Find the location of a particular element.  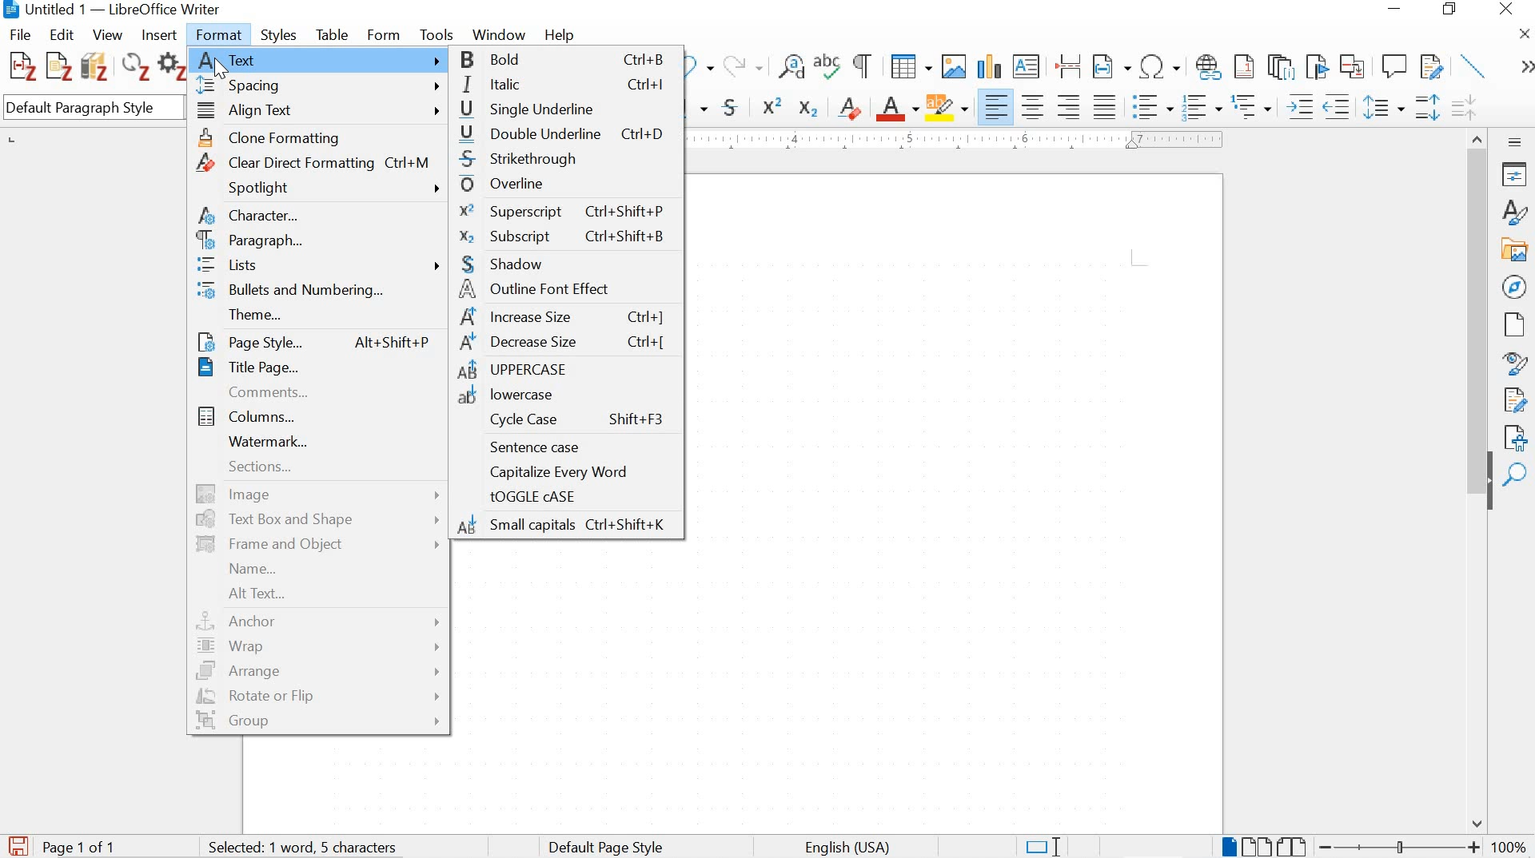

Properties is located at coordinates (1517, 174).